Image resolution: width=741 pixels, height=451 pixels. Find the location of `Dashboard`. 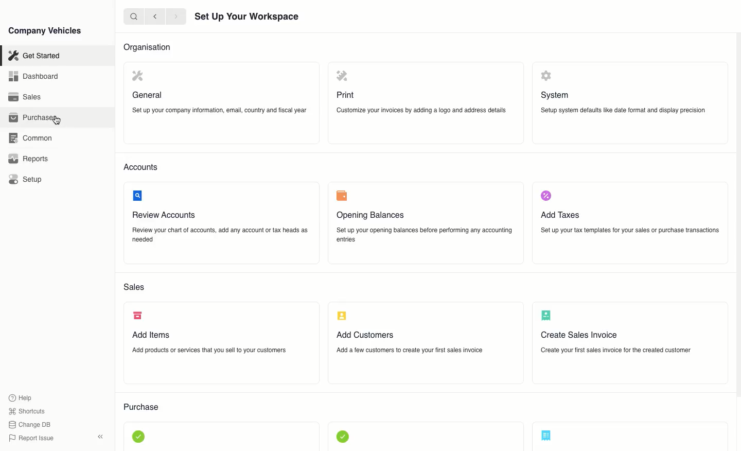

Dashboard is located at coordinates (34, 77).